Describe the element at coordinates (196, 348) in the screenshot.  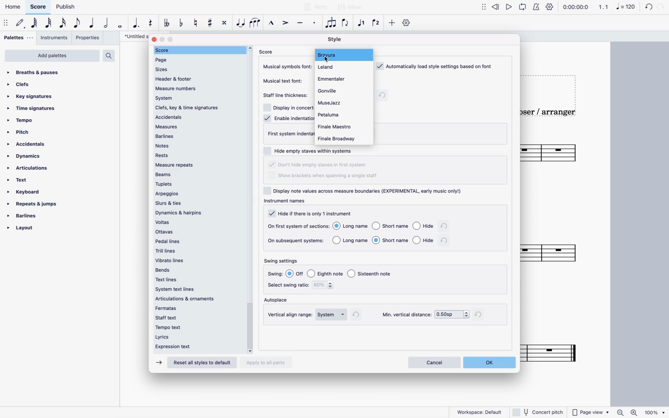
I see `expression text` at that location.